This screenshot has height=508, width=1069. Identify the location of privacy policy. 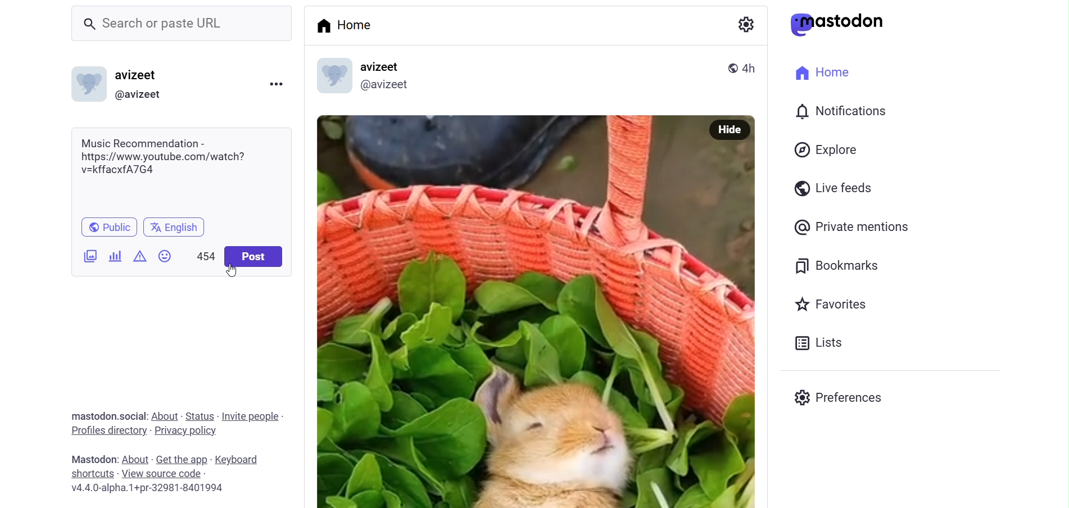
(185, 433).